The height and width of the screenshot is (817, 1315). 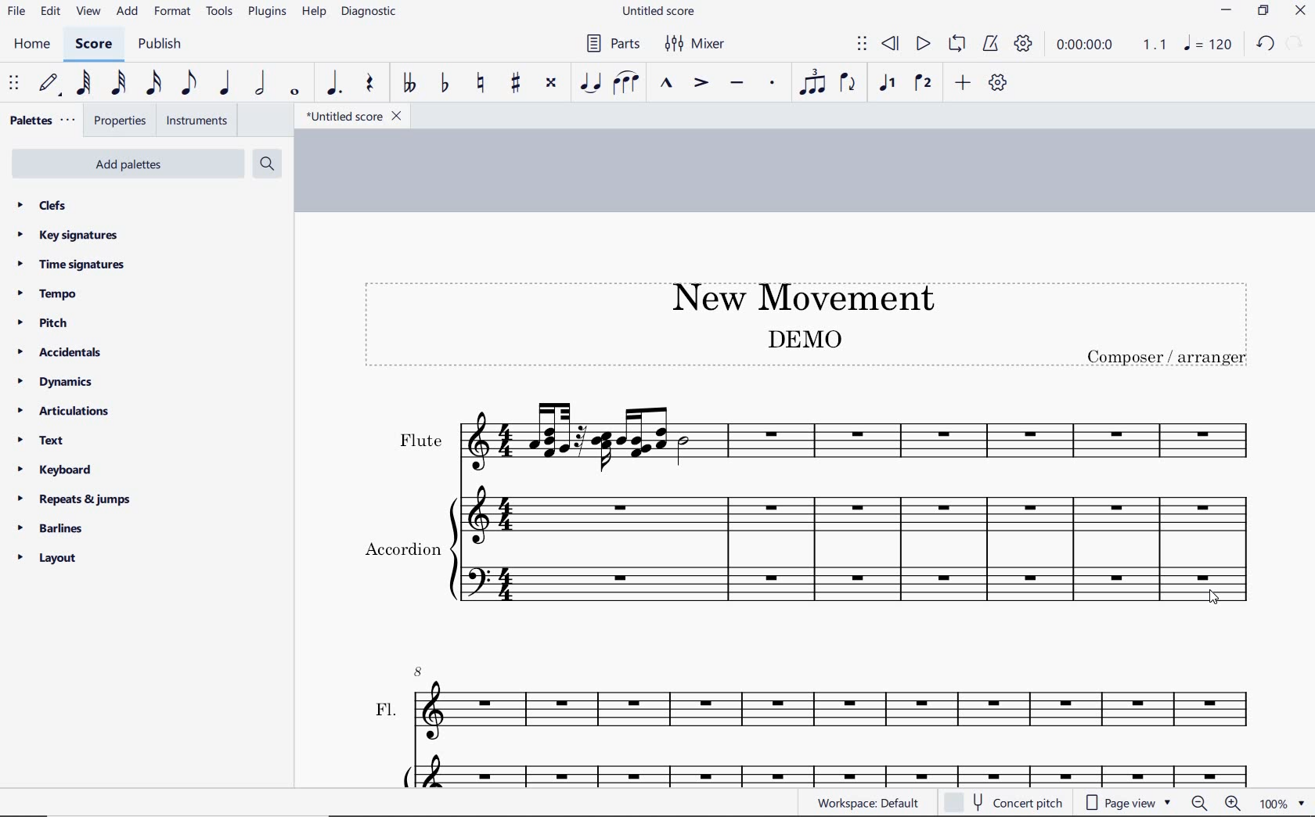 What do you see at coordinates (370, 85) in the screenshot?
I see `rest` at bounding box center [370, 85].